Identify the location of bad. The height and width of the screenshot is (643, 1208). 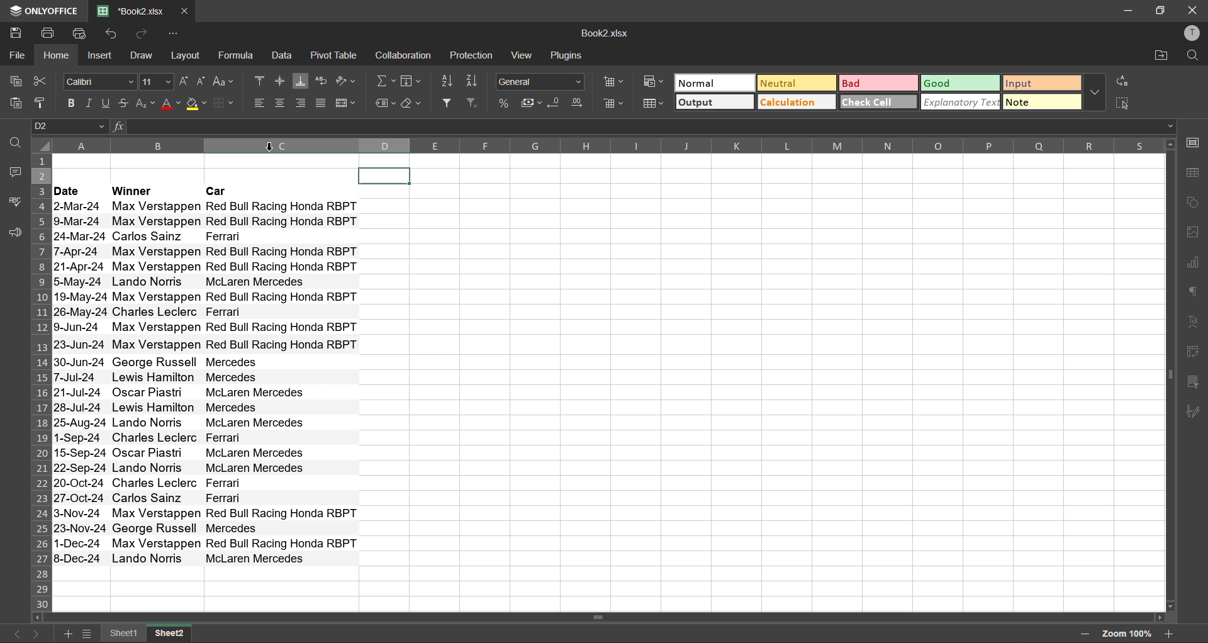
(878, 84).